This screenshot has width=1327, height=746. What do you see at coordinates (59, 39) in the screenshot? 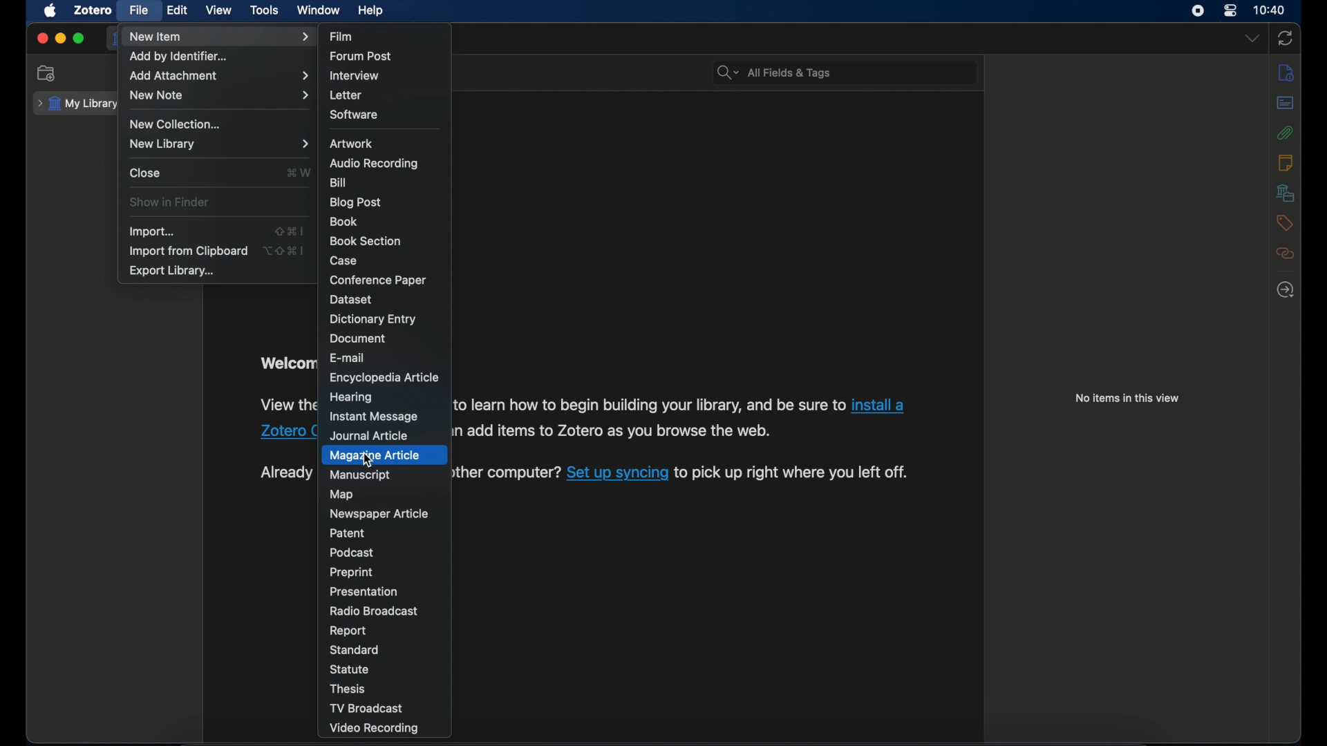
I see `minimize` at bounding box center [59, 39].